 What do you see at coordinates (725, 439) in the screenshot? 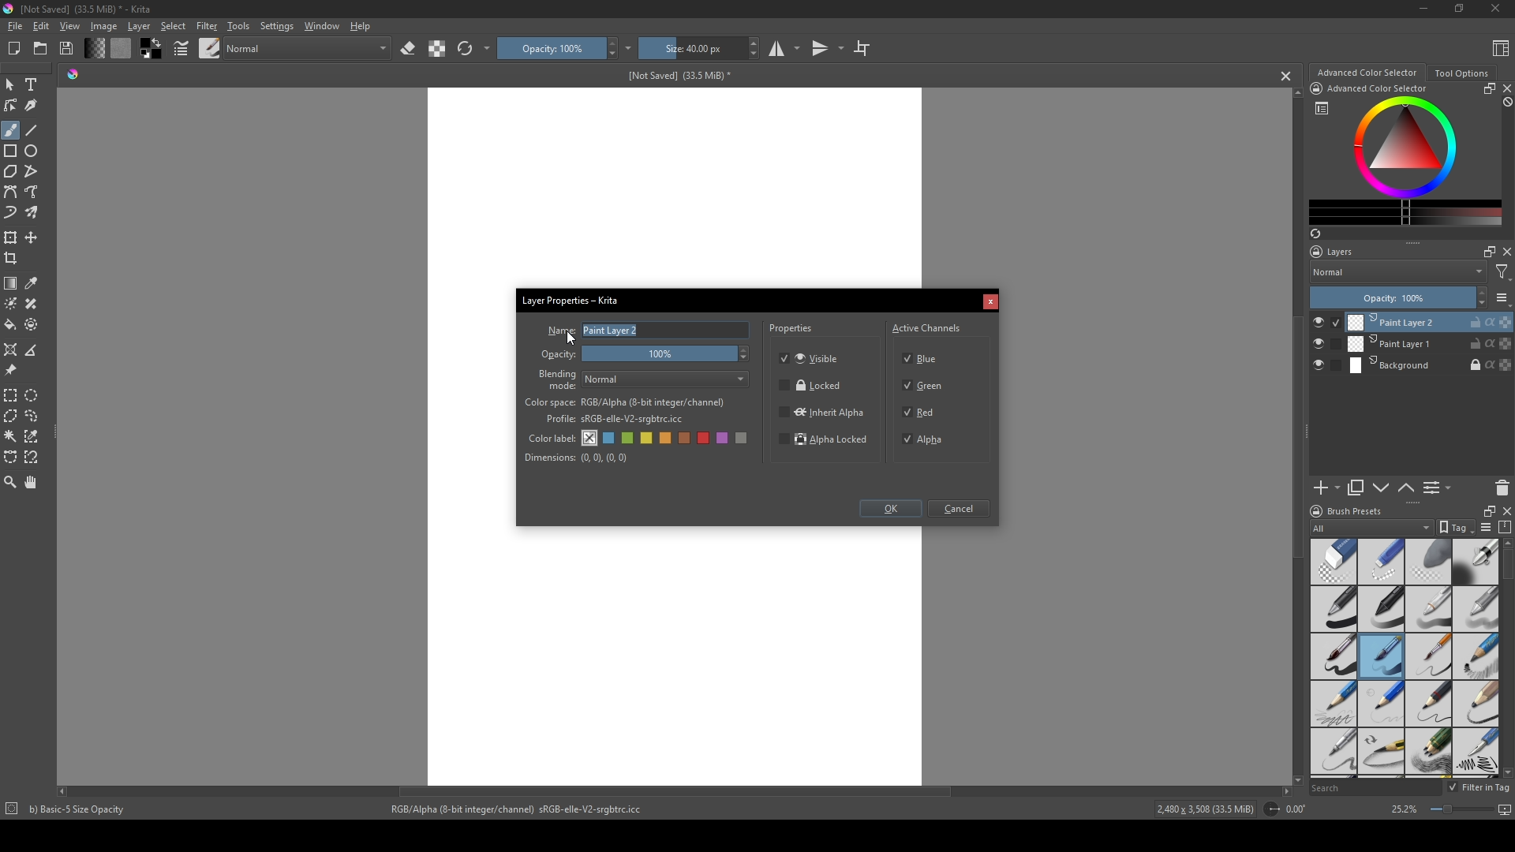
I see `purple` at bounding box center [725, 439].